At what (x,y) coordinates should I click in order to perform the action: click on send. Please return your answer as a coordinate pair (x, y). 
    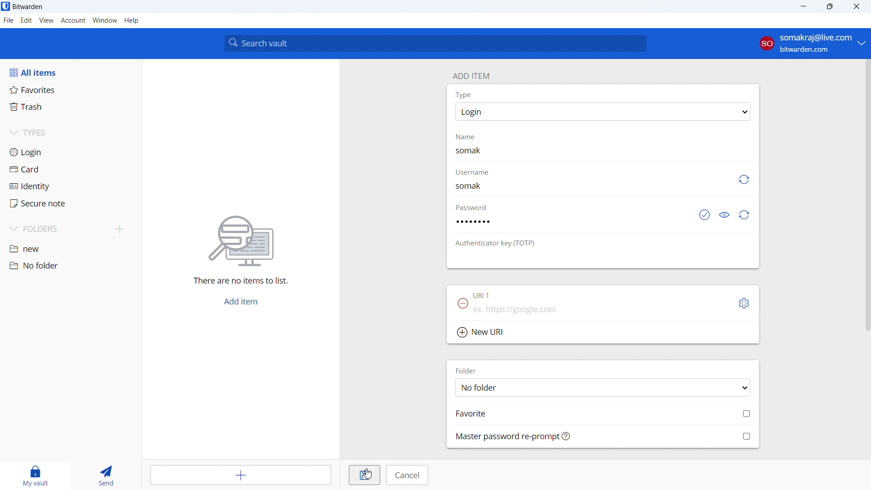
    Looking at the image, I should click on (105, 475).